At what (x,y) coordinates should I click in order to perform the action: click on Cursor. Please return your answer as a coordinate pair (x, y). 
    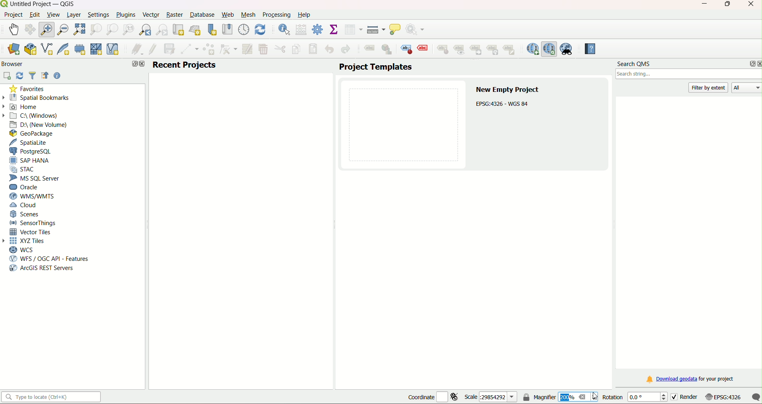
    Looking at the image, I should click on (595, 395).